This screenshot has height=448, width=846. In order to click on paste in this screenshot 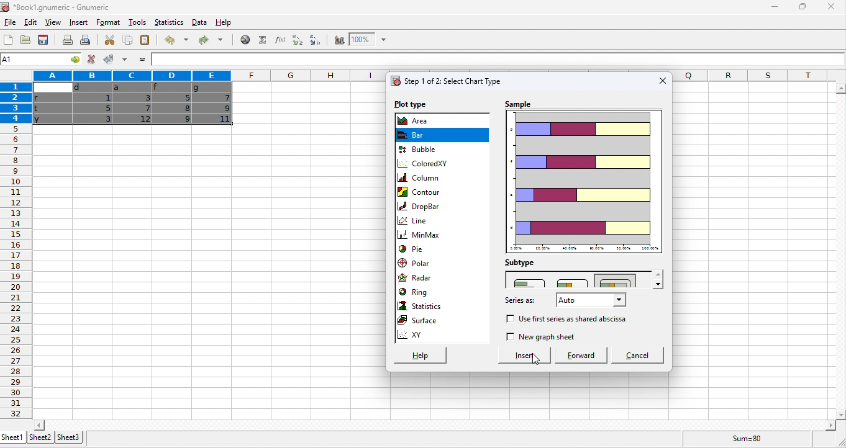, I will do `click(145, 39)`.